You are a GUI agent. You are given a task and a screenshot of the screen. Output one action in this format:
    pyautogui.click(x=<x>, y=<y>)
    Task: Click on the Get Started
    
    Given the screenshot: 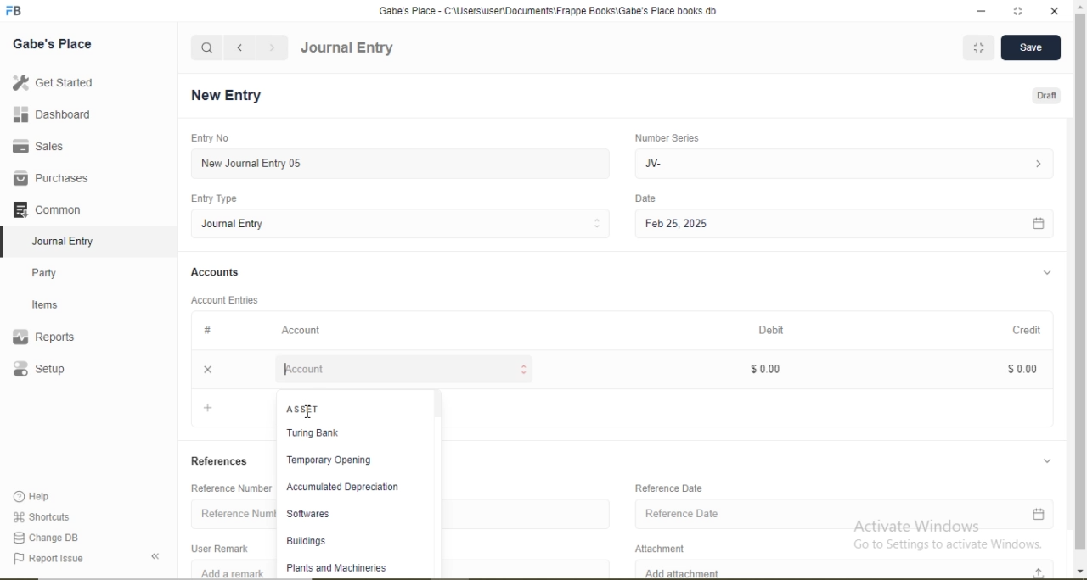 What is the action you would take?
    pyautogui.click(x=51, y=82)
    